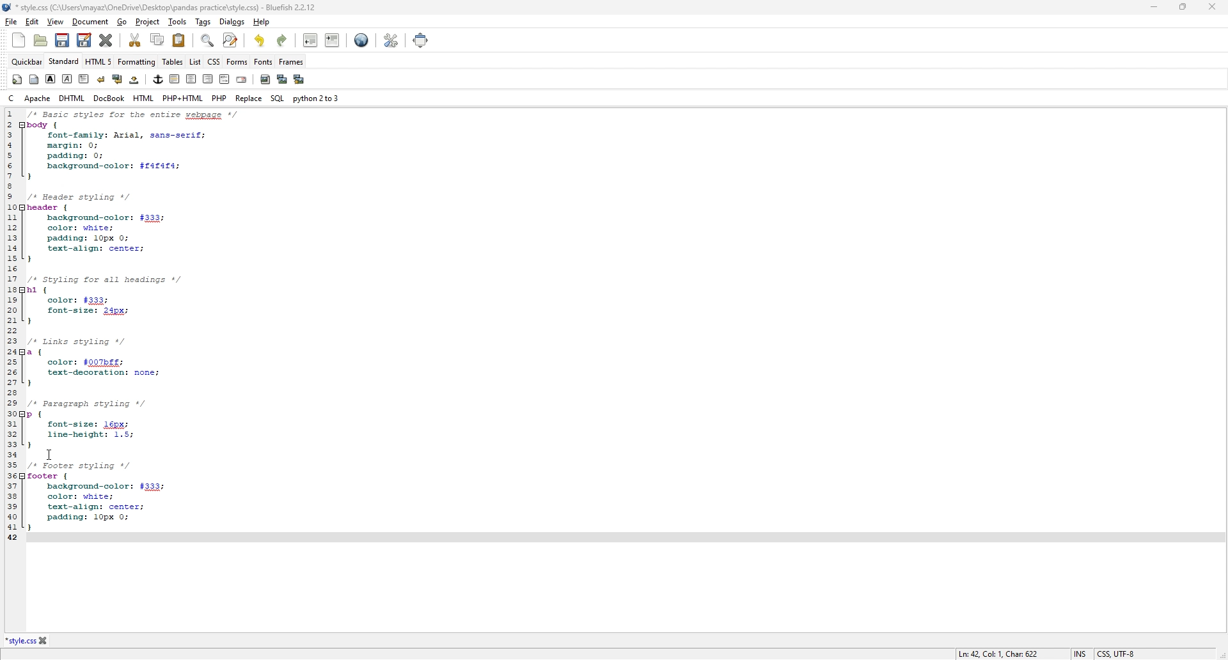 The width and height of the screenshot is (1228, 660). What do you see at coordinates (9, 325) in the screenshot?
I see `line number` at bounding box center [9, 325].